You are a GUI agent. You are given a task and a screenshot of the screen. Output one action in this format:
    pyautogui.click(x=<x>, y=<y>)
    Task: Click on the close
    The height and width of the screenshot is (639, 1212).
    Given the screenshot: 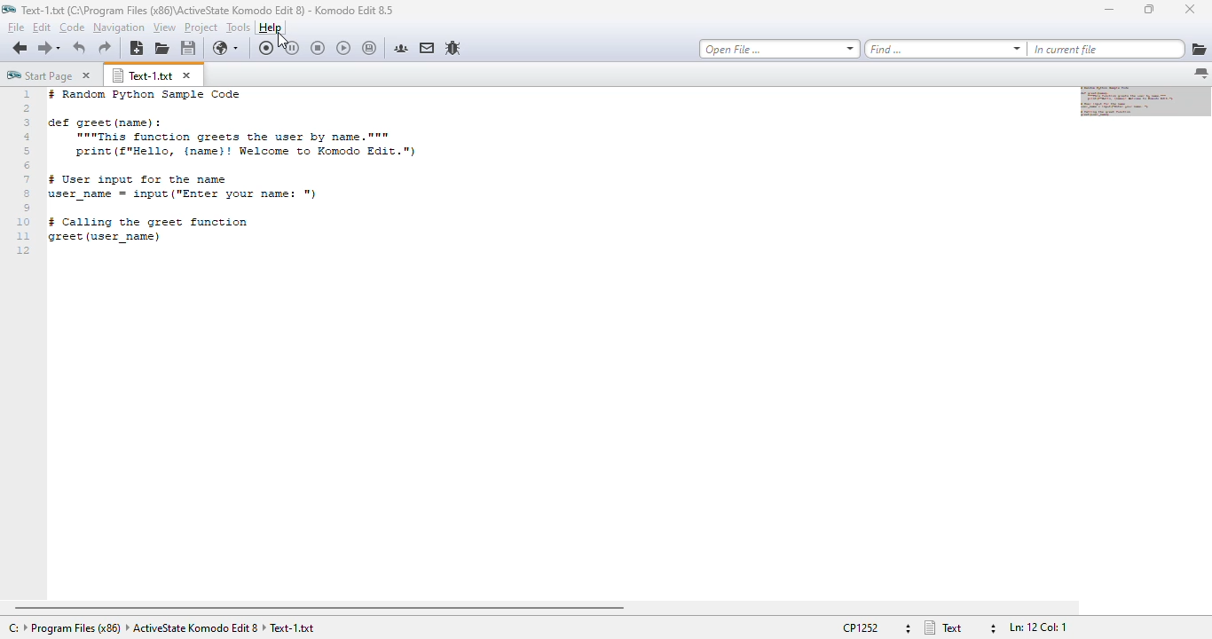 What is the action you would take?
    pyautogui.click(x=1190, y=9)
    